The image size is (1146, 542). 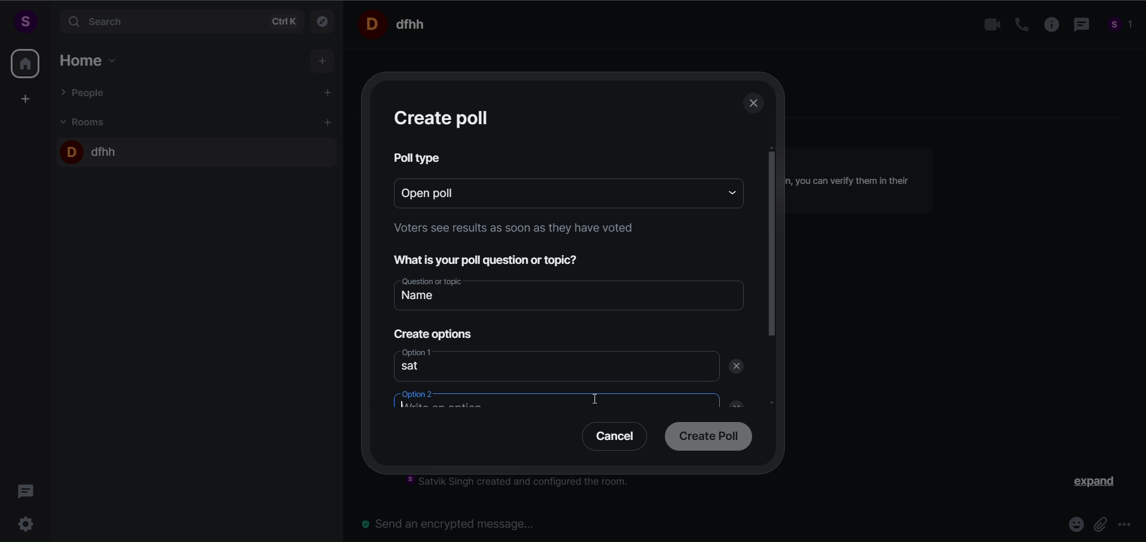 I want to click on people, so click(x=1121, y=26).